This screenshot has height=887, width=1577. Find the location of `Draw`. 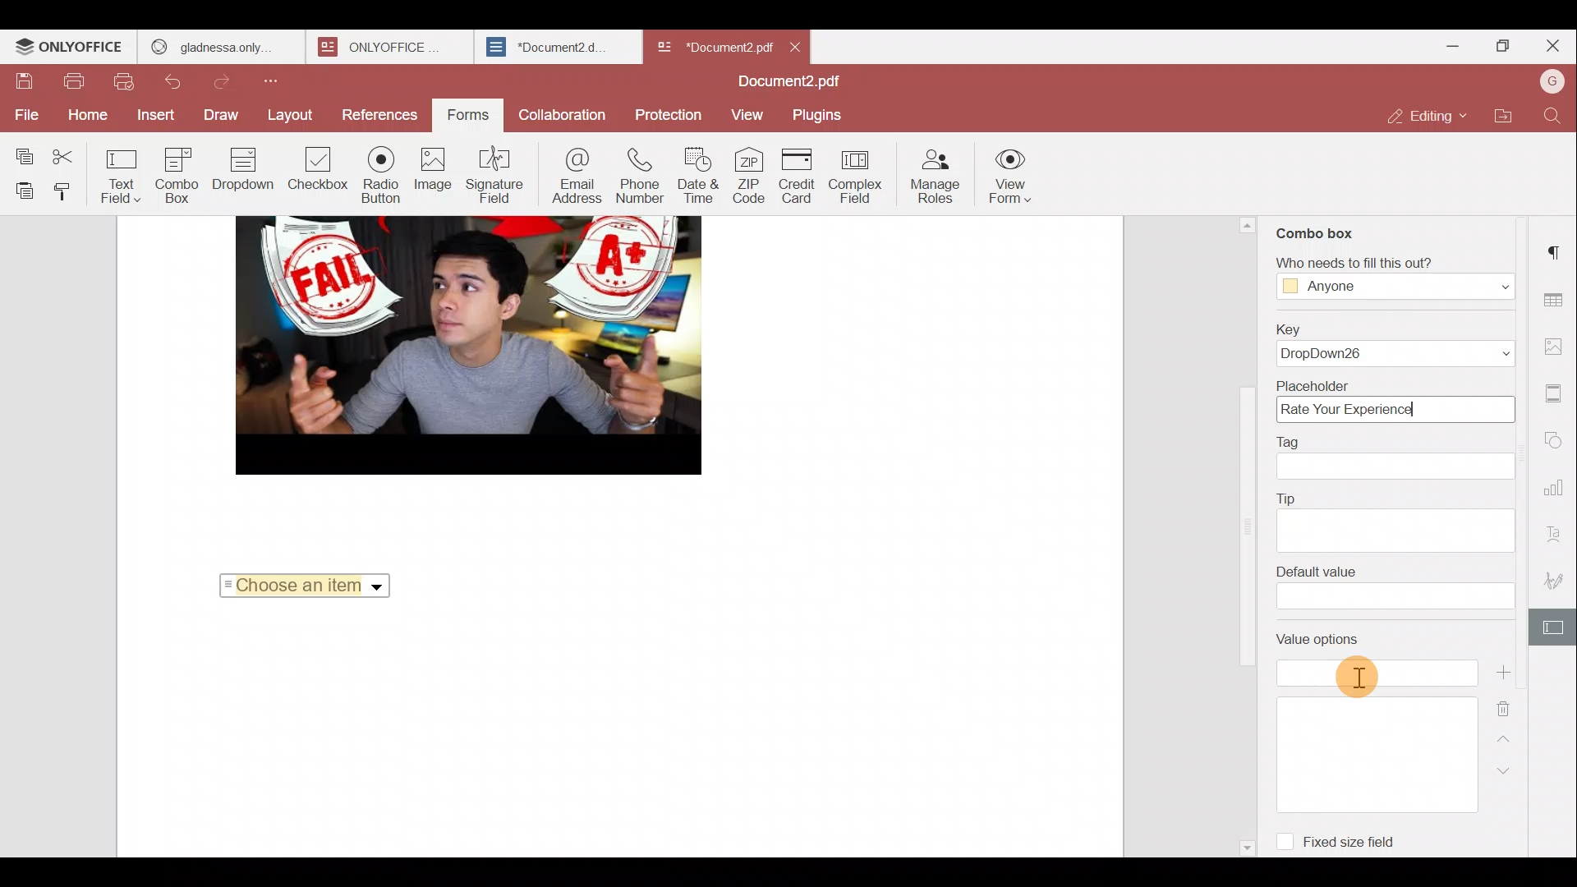

Draw is located at coordinates (223, 116).